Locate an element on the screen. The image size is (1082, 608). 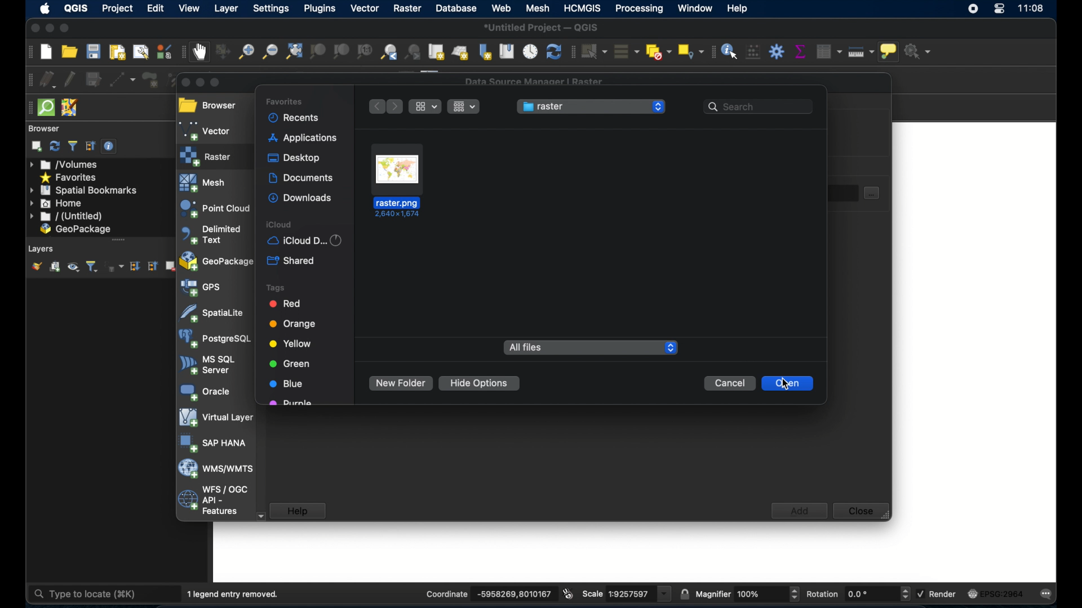
toolbox is located at coordinates (777, 51).